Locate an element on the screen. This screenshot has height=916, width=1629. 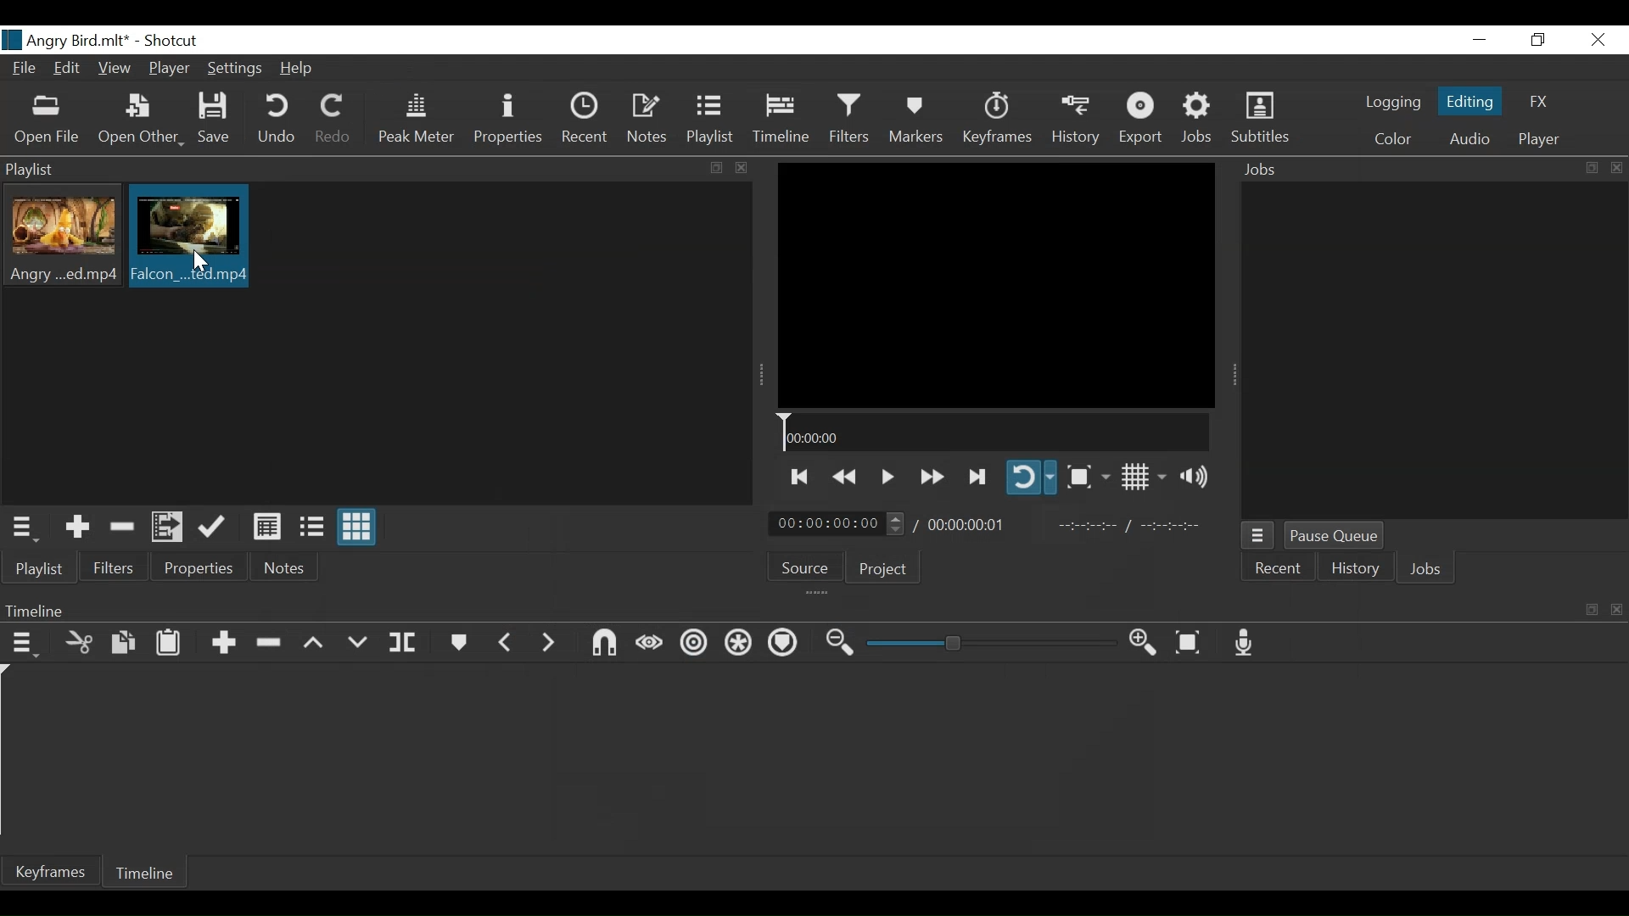
copy is located at coordinates (1590, 168).